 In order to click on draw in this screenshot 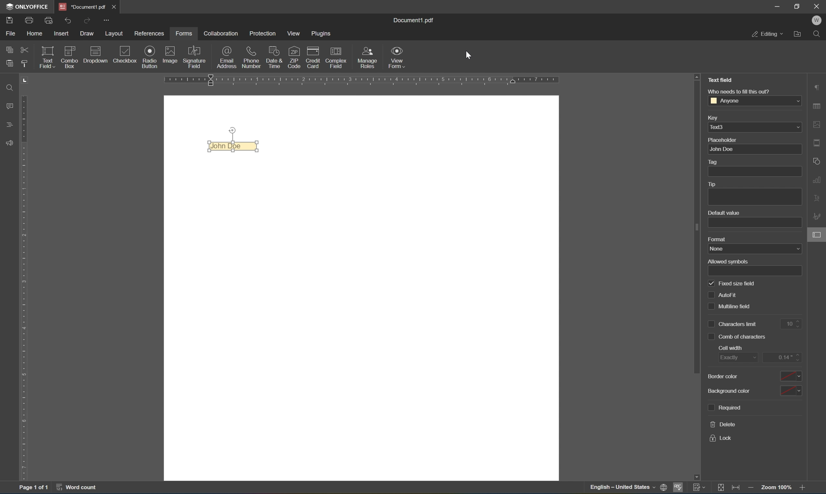, I will do `click(88, 32)`.